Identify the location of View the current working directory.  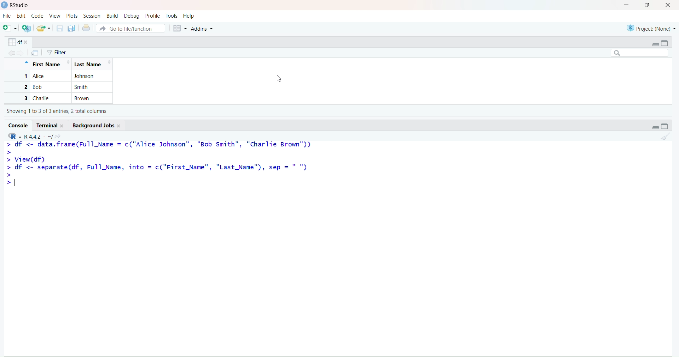
(61, 135).